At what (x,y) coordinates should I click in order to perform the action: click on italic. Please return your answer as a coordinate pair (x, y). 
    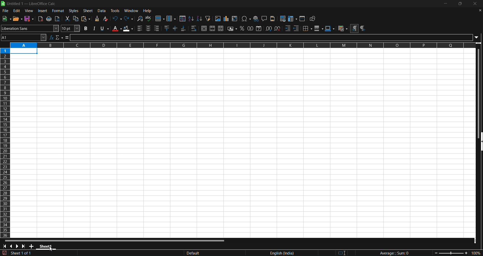
    Looking at the image, I should click on (94, 28).